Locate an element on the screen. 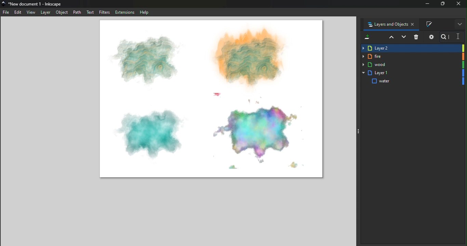 The height and width of the screenshot is (246, 467). Fill and stroke is located at coordinates (432, 24).